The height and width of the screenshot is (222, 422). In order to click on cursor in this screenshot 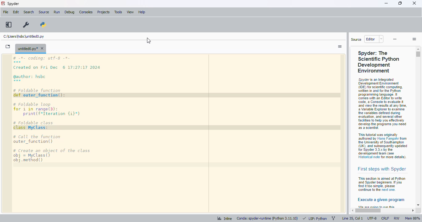, I will do `click(149, 40)`.